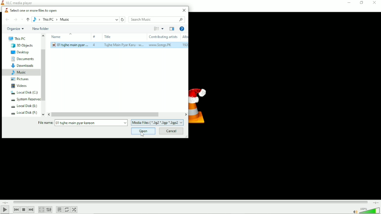 The height and width of the screenshot is (214, 381). I want to click on Minimize, so click(349, 3).